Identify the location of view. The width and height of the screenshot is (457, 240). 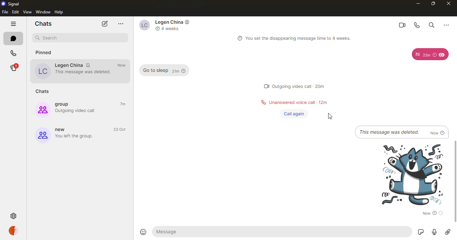
(27, 12).